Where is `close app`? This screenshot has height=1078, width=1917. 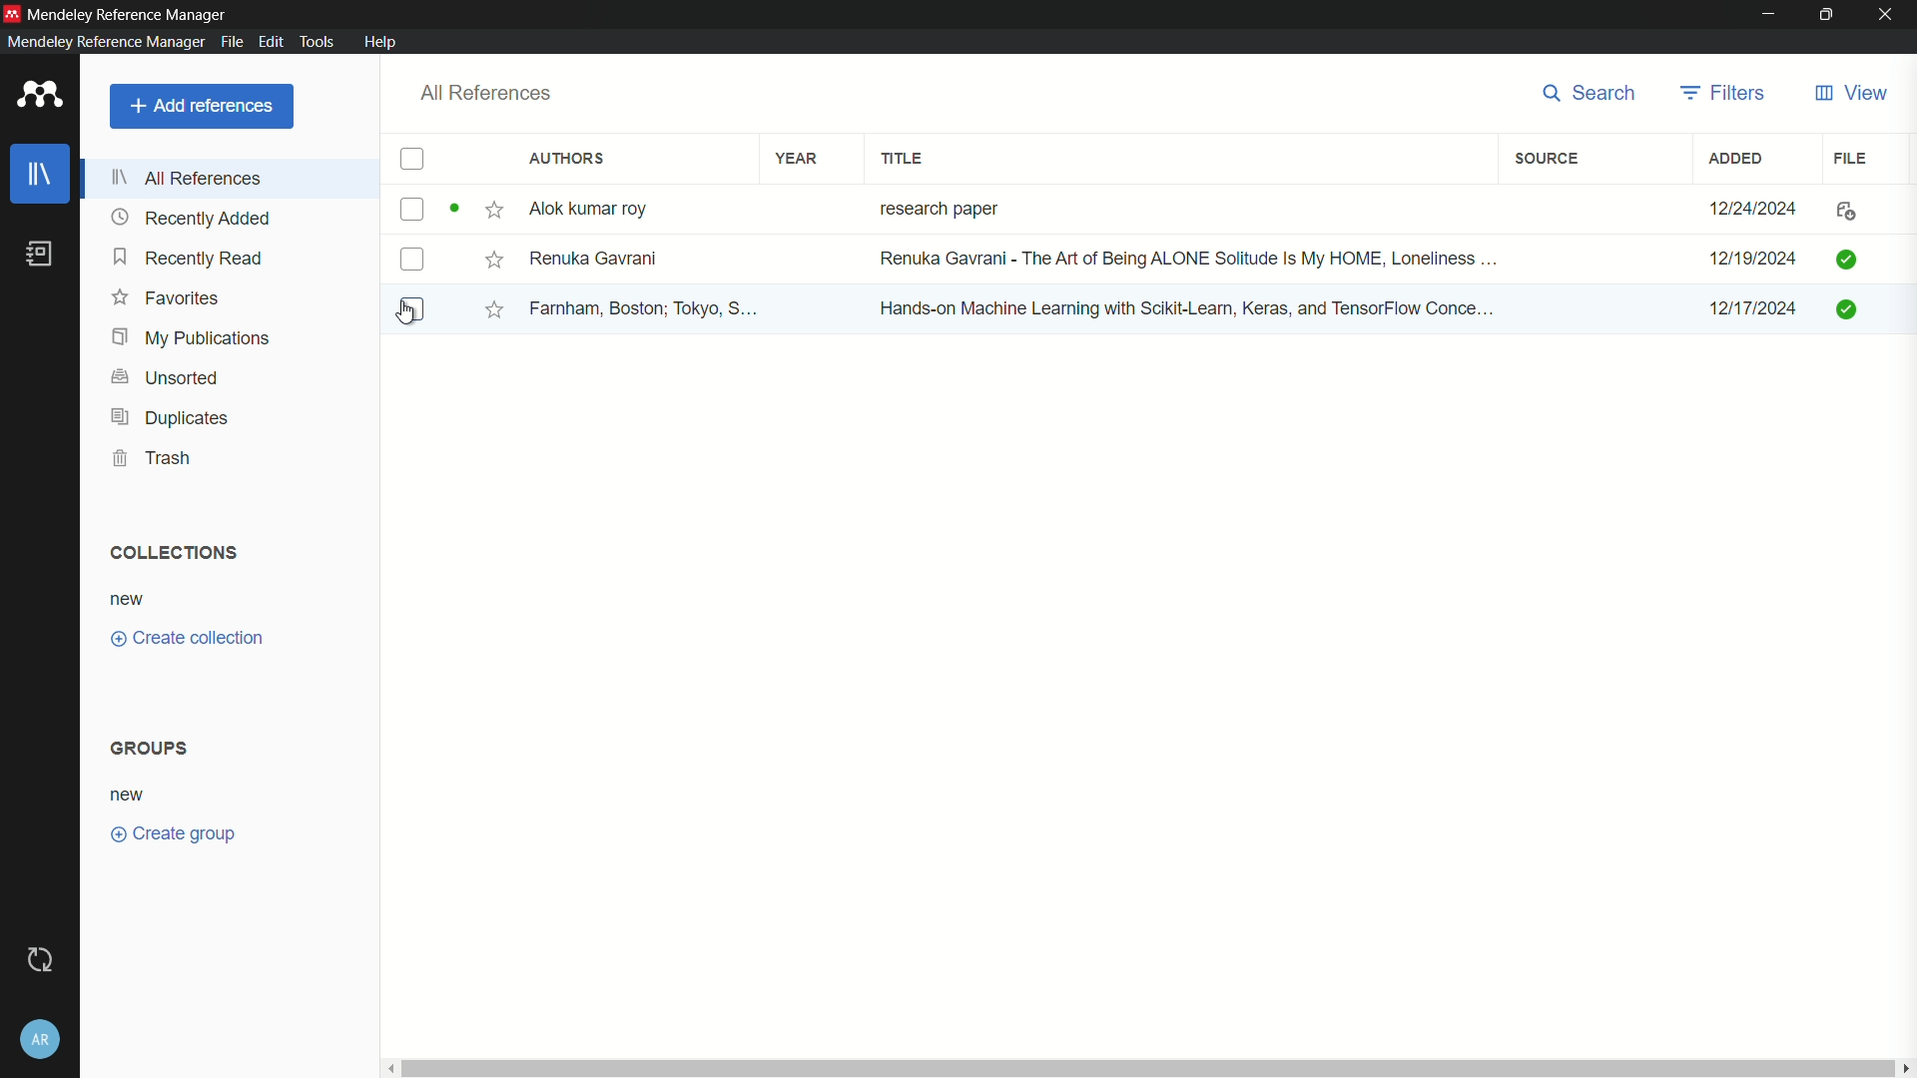 close app is located at coordinates (1889, 14).